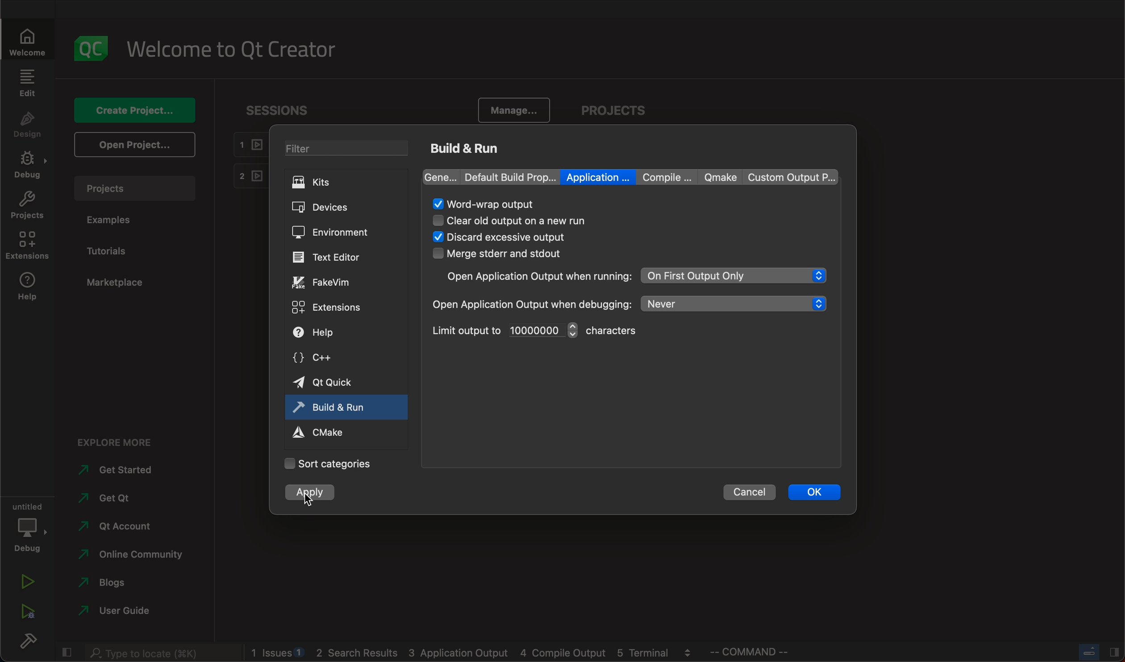  What do you see at coordinates (335, 256) in the screenshot?
I see `editor` at bounding box center [335, 256].